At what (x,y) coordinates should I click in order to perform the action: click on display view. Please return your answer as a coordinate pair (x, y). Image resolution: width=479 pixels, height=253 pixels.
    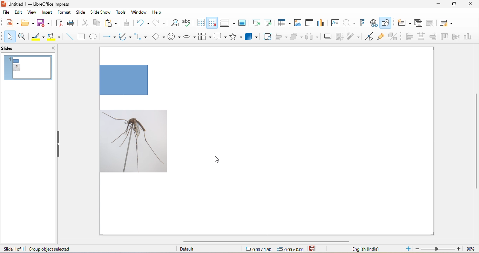
    Looking at the image, I should click on (228, 23).